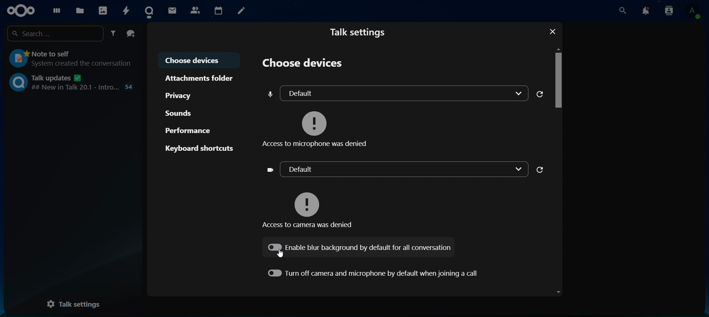 Image resolution: width=709 pixels, height=317 pixels. What do you see at coordinates (647, 11) in the screenshot?
I see `notifications` at bounding box center [647, 11].